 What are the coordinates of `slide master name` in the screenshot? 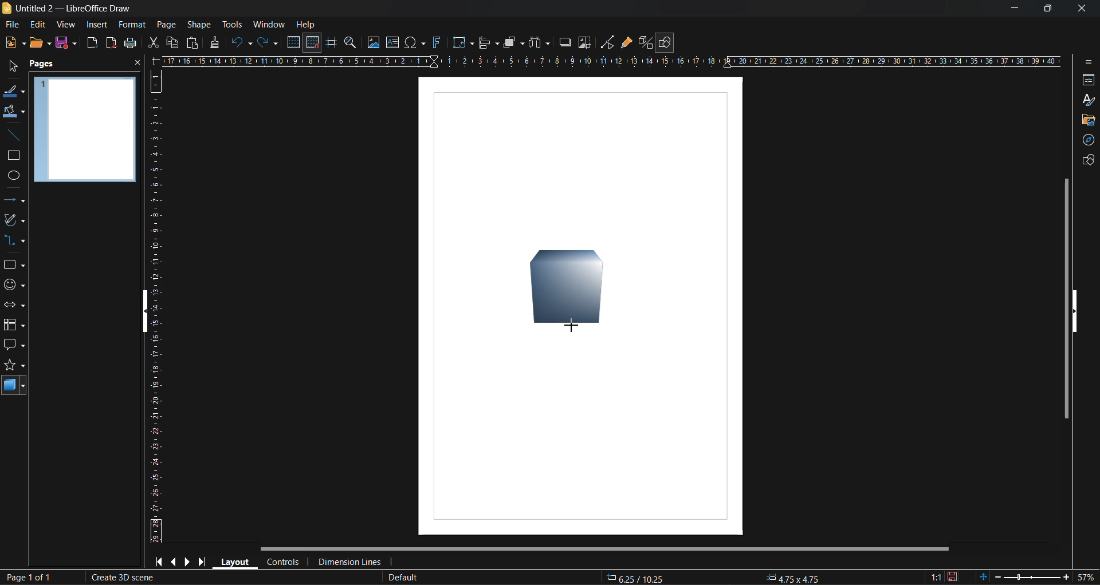 It's located at (404, 578).